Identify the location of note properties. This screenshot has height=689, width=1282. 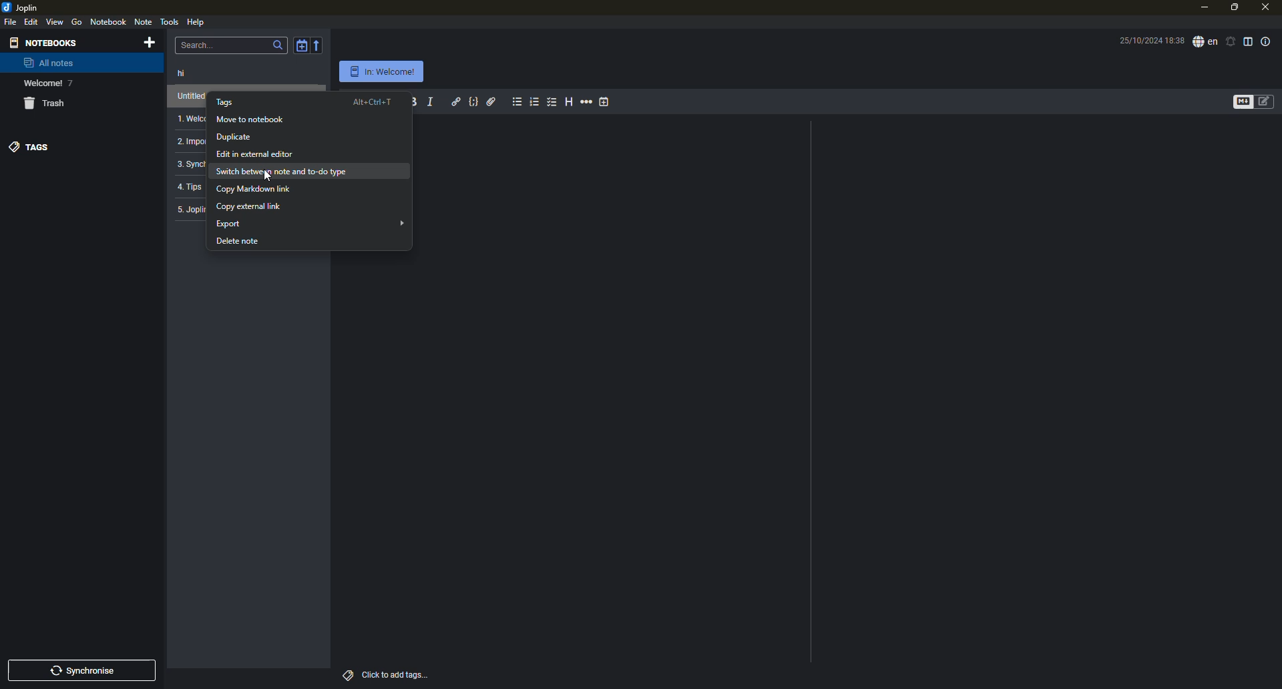
(1267, 41).